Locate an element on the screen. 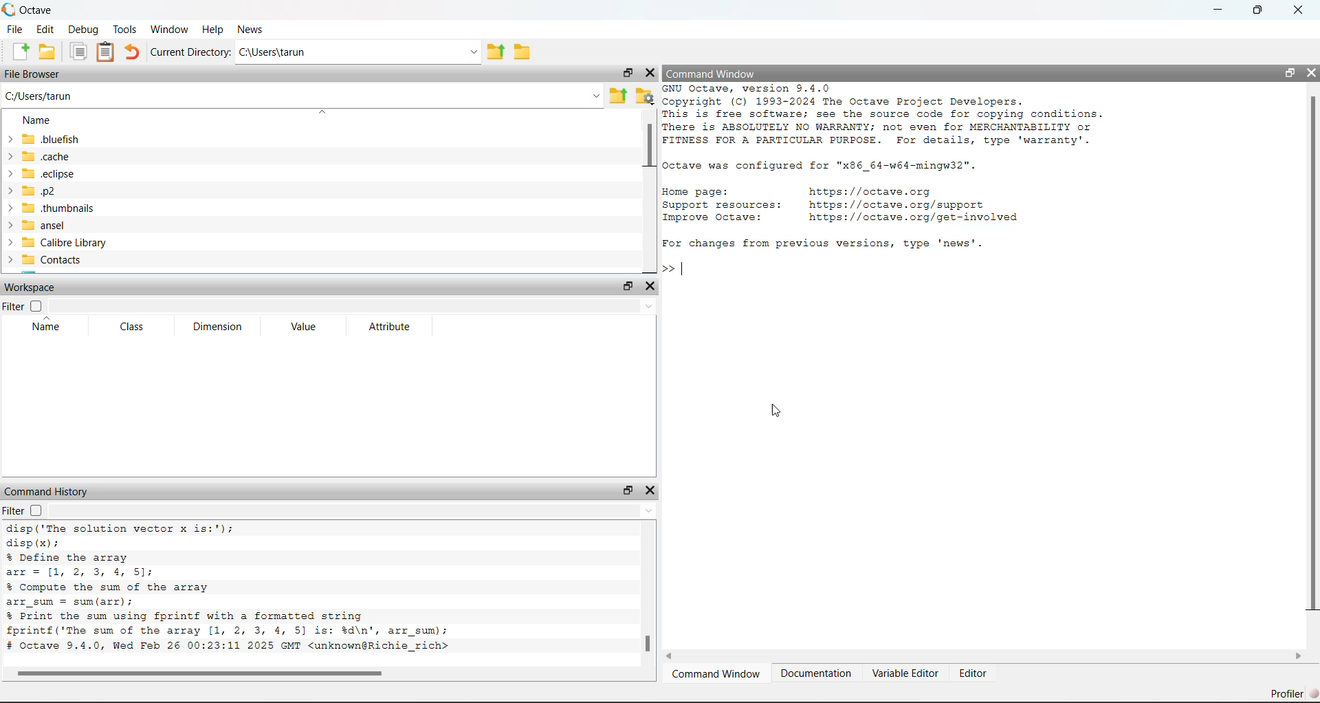 The height and width of the screenshot is (703, 1320). bluefish is located at coordinates (44, 138).